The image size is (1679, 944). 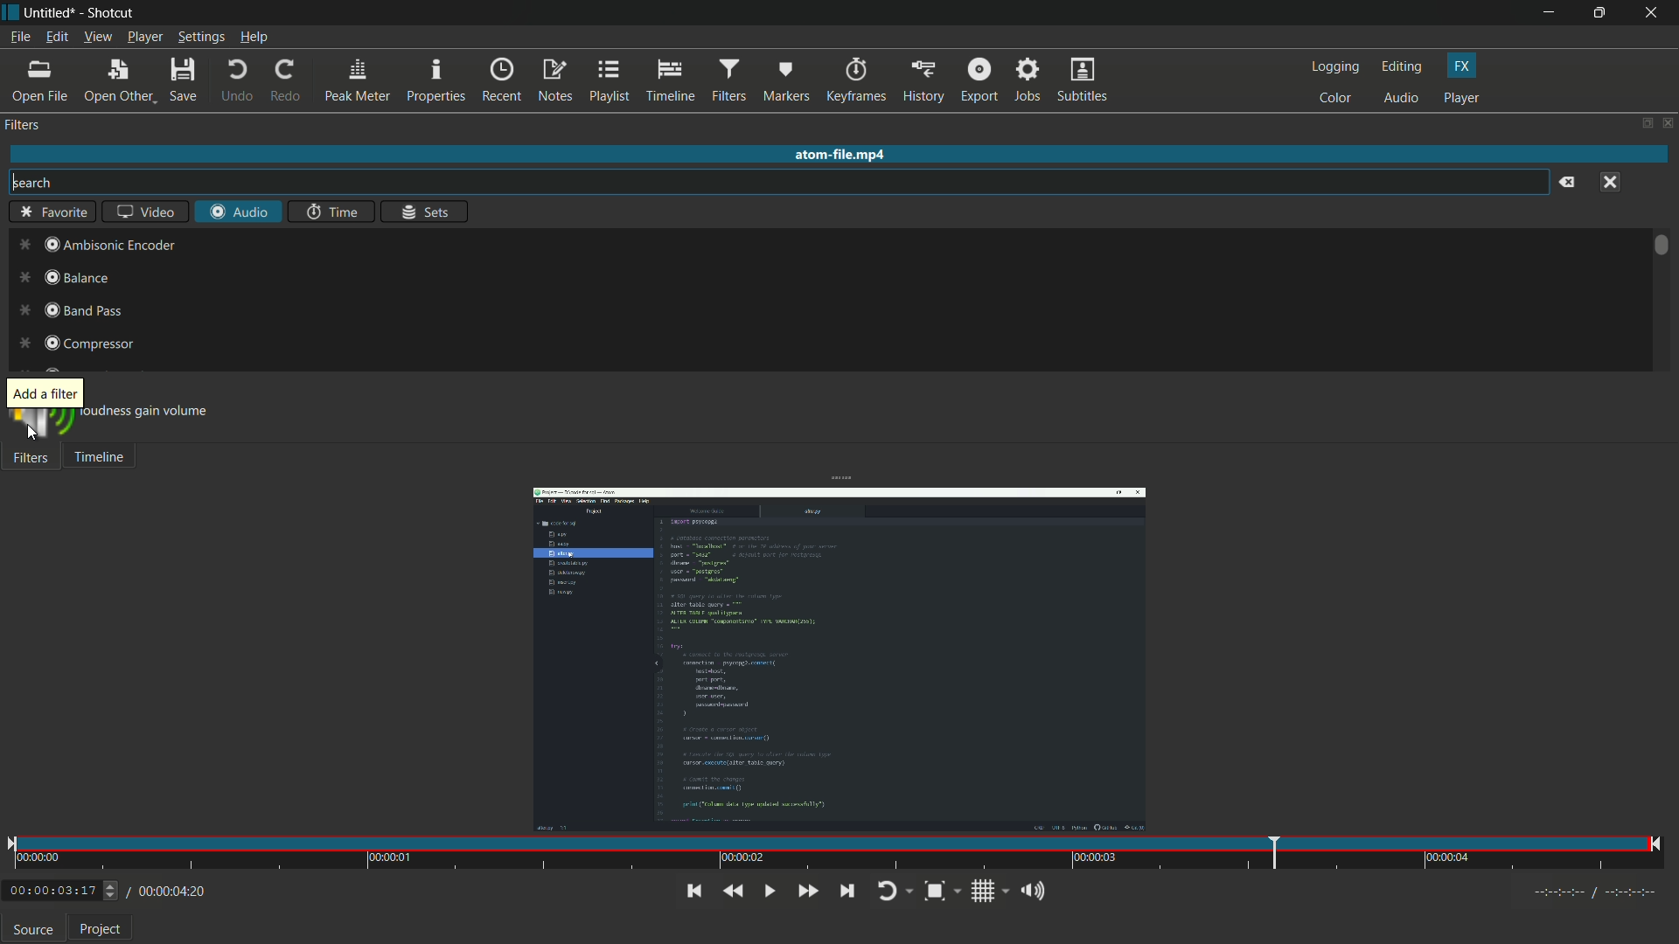 What do you see at coordinates (287, 81) in the screenshot?
I see `redo` at bounding box center [287, 81].